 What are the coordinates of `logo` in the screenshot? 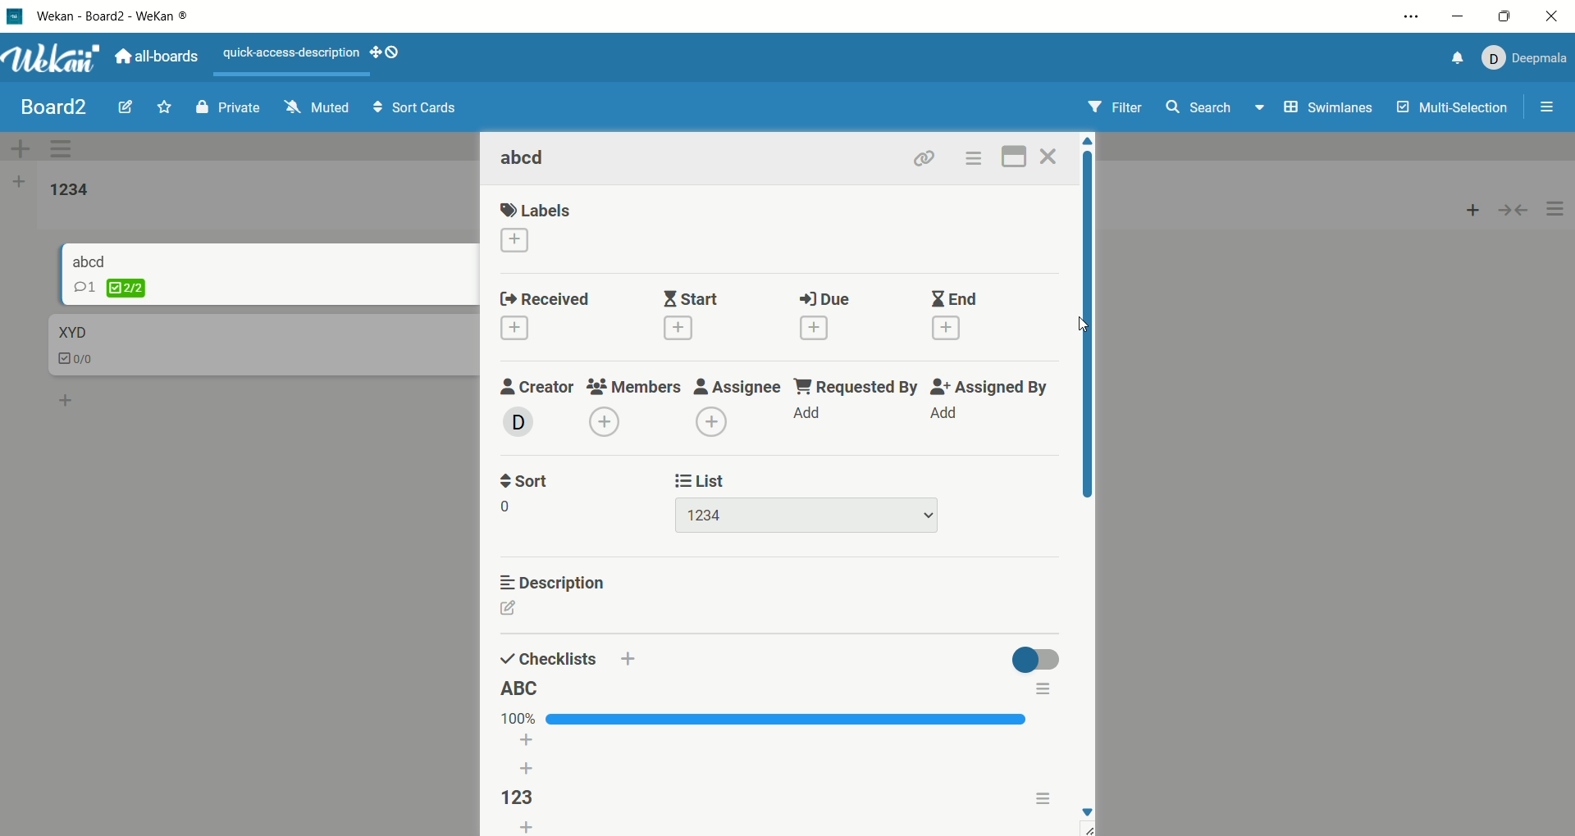 It's located at (16, 19).